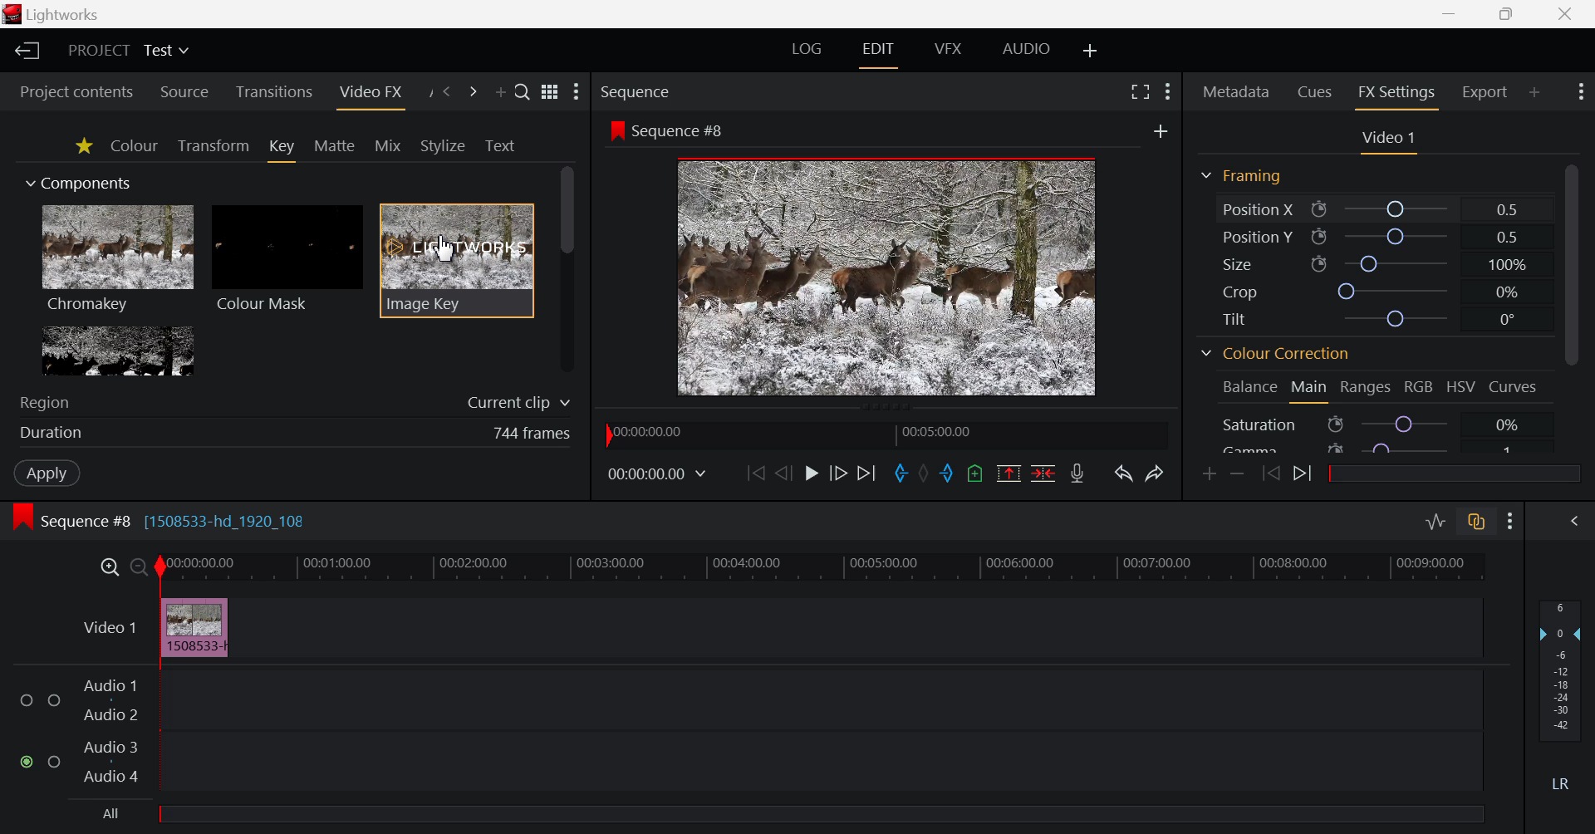  What do you see at coordinates (135, 567) in the screenshot?
I see `Timeline Zoom Out` at bounding box center [135, 567].